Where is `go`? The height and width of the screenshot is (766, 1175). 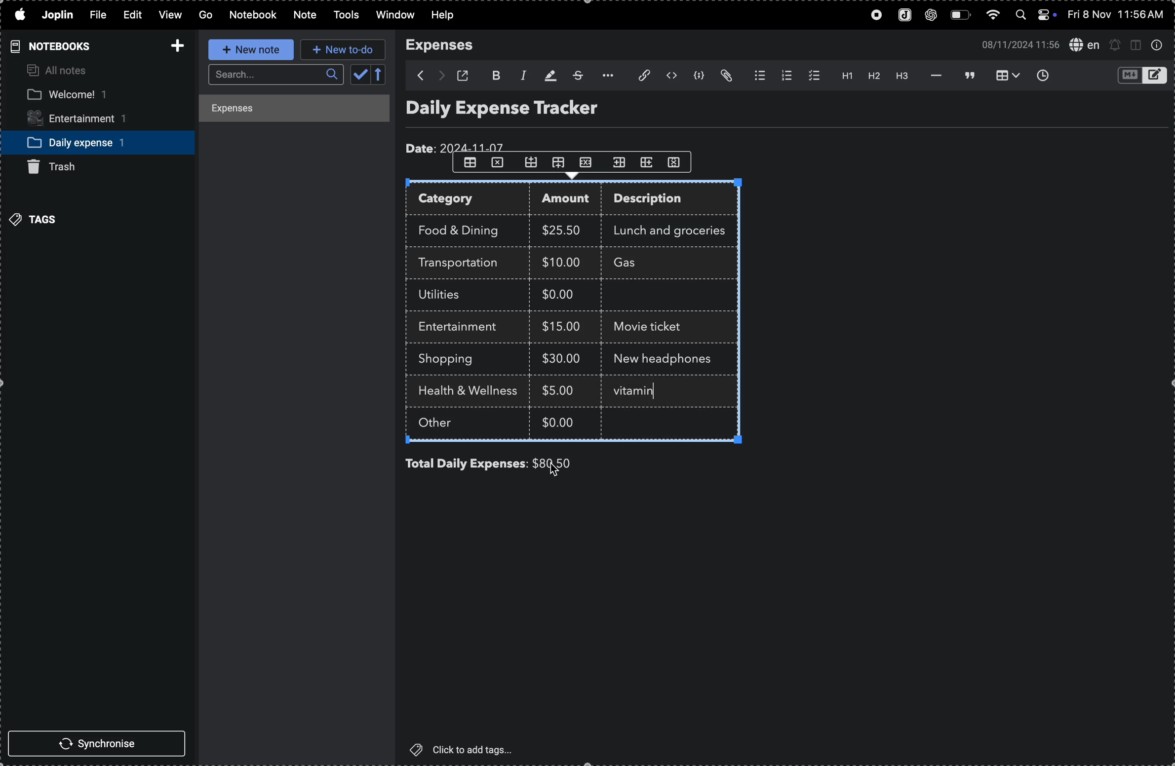 go is located at coordinates (204, 15).